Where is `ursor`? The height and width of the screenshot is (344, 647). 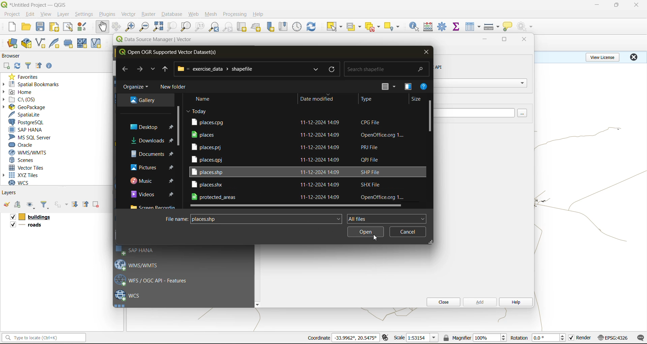 ursor is located at coordinates (376, 237).